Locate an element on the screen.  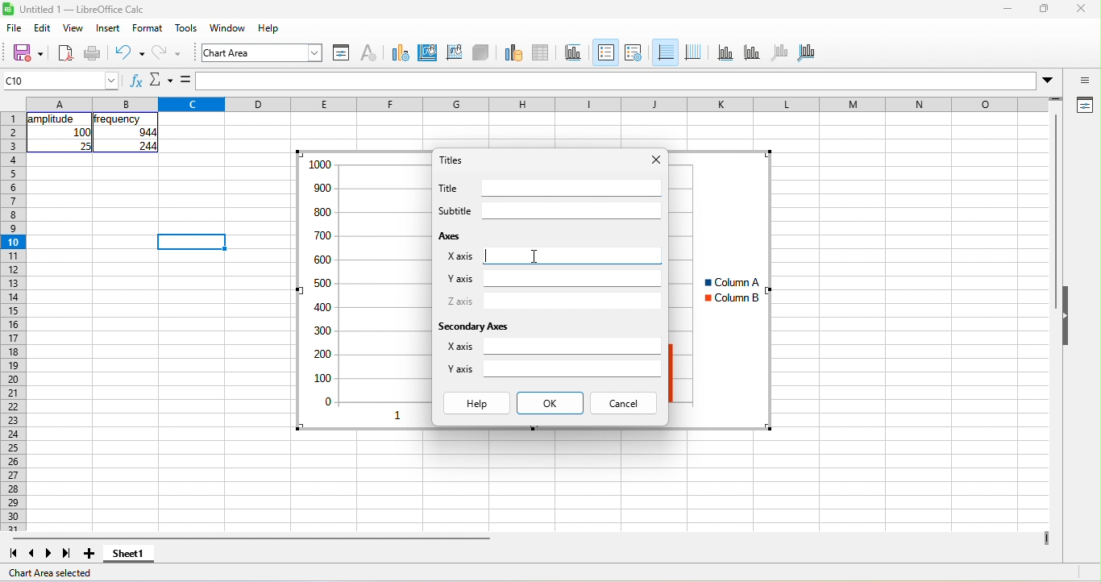
legend is located at coordinates (634, 53).